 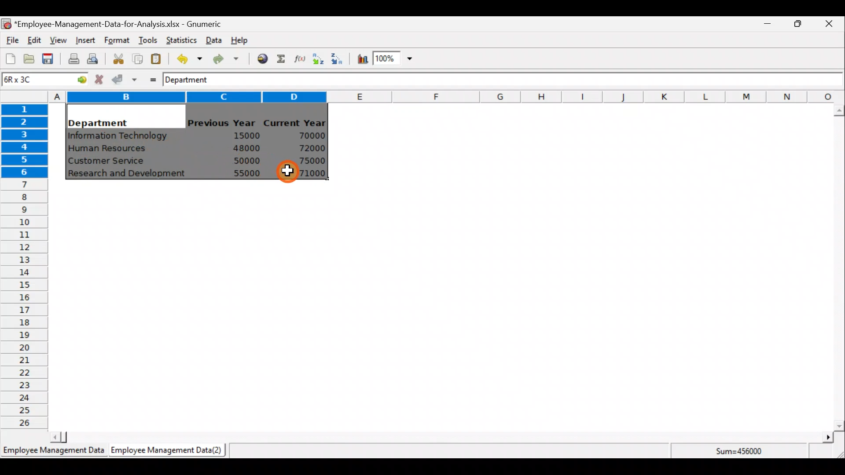 What do you see at coordinates (100, 79) in the screenshot?
I see `Cancel change` at bounding box center [100, 79].